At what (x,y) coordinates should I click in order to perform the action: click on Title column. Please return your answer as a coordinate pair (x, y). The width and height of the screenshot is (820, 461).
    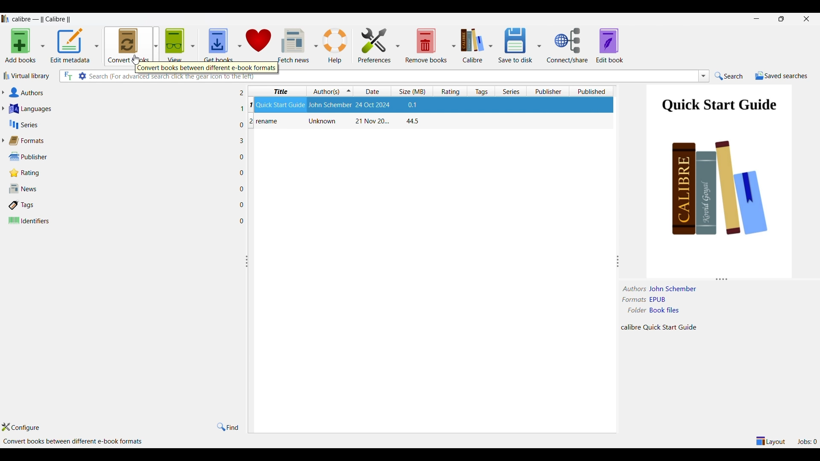
    Looking at the image, I should click on (279, 91).